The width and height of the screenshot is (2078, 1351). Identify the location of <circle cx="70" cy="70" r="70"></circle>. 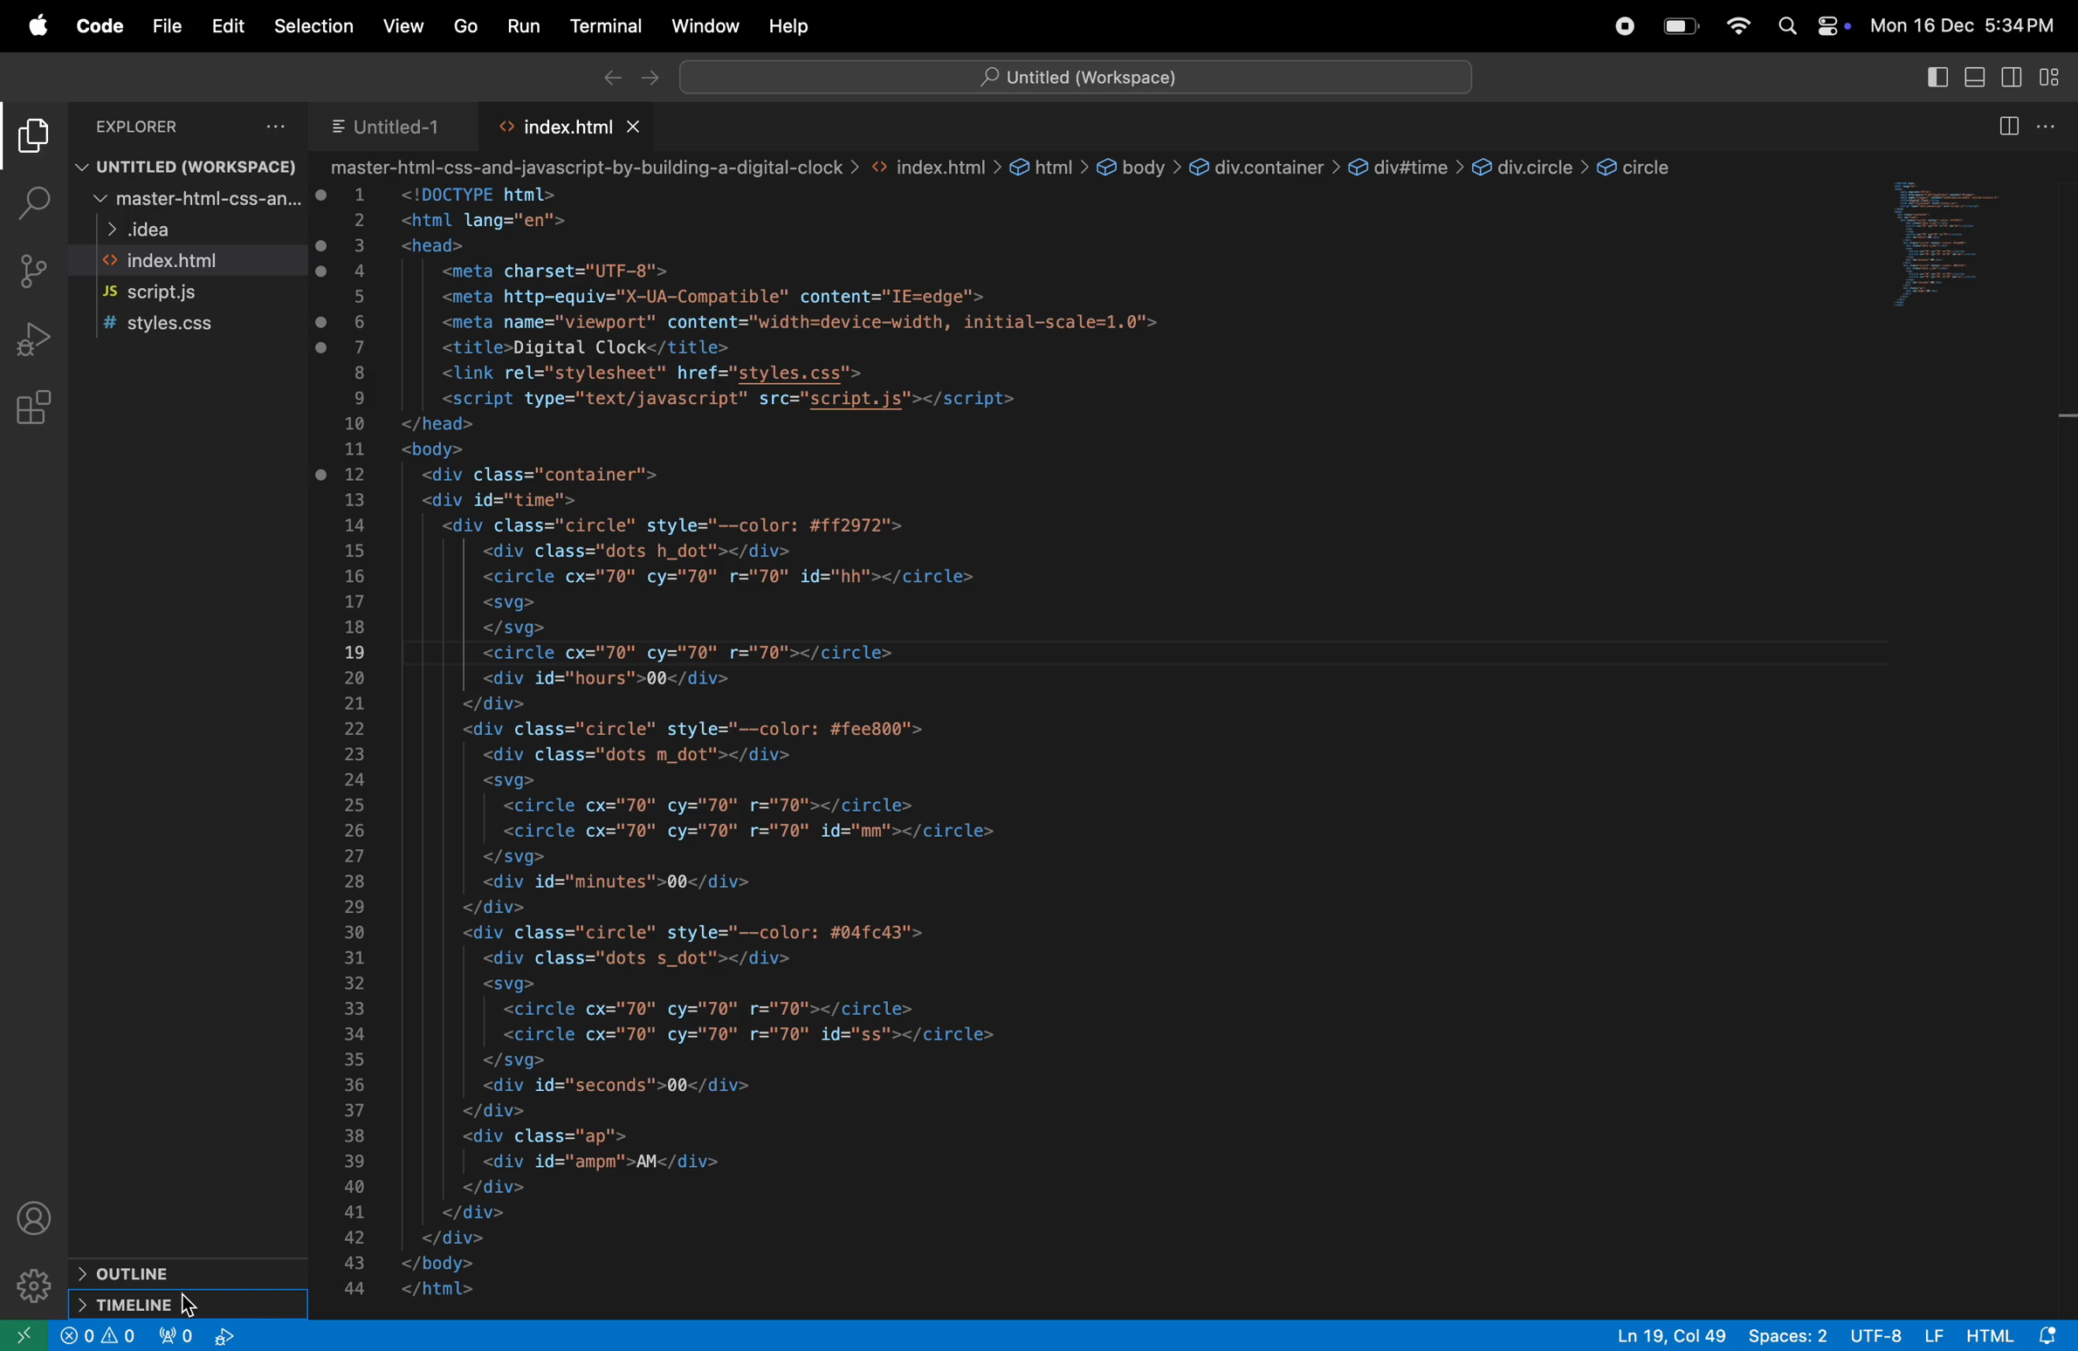
(726, 805).